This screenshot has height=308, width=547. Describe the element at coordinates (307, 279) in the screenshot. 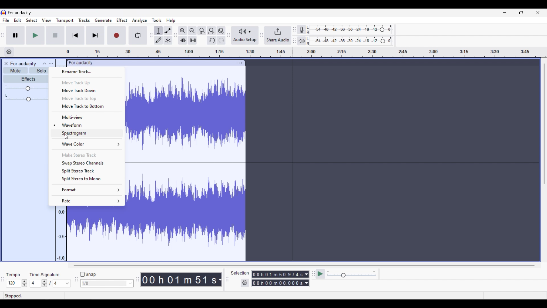

I see `Duration measurement options` at that location.